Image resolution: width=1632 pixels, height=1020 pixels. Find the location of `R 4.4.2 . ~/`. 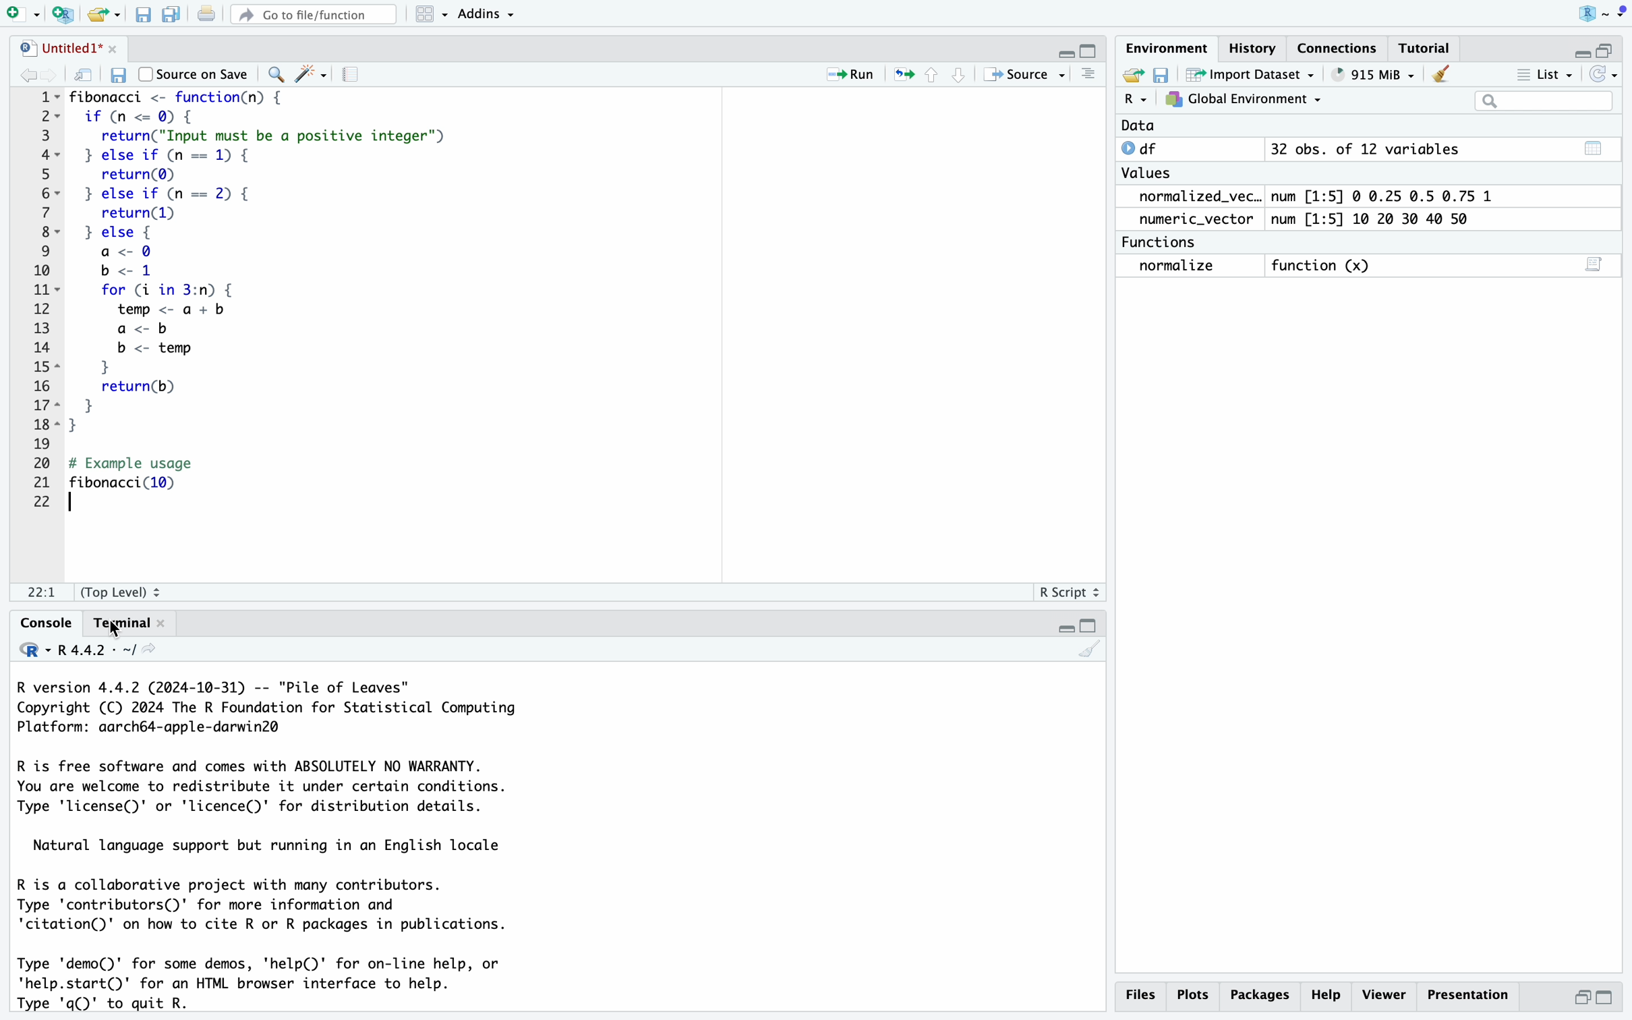

R 4.4.2 . ~/ is located at coordinates (96, 652).